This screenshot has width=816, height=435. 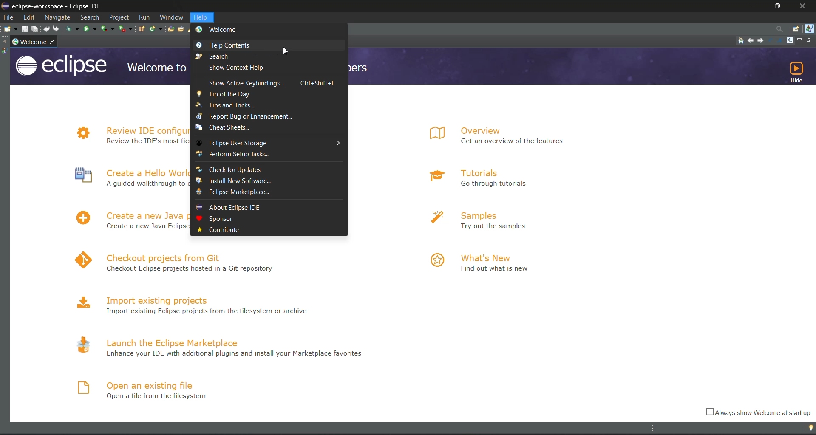 I want to click on Create a new Java project, so click(x=144, y=229).